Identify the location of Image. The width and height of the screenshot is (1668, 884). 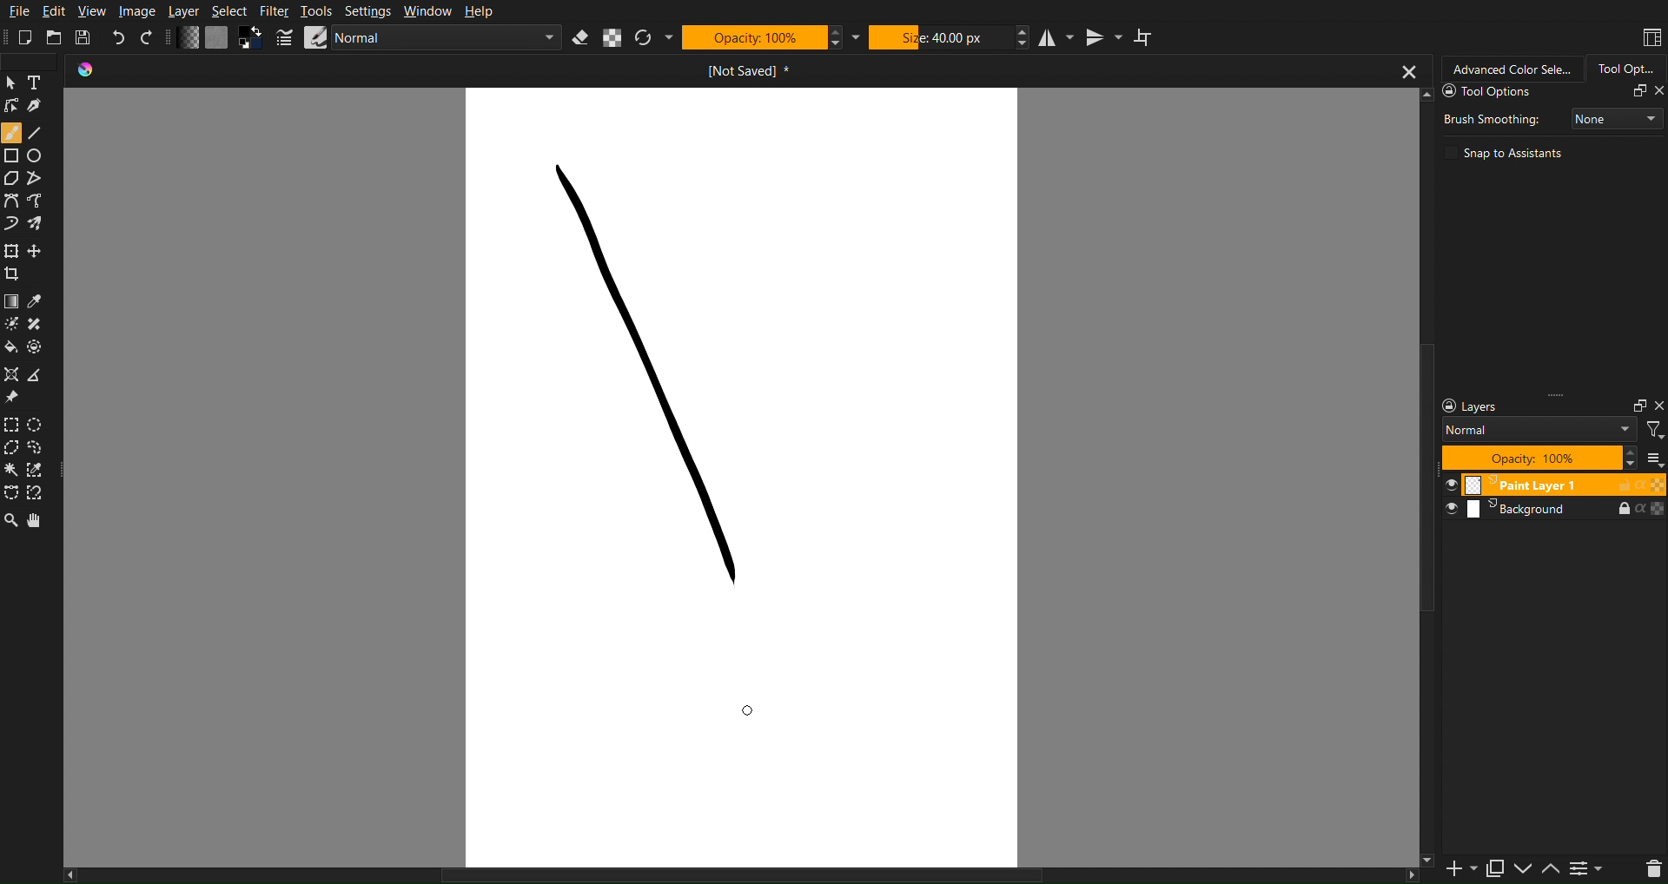
(137, 10).